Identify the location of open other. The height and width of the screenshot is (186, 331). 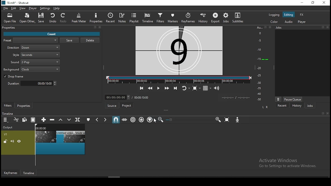
(27, 17).